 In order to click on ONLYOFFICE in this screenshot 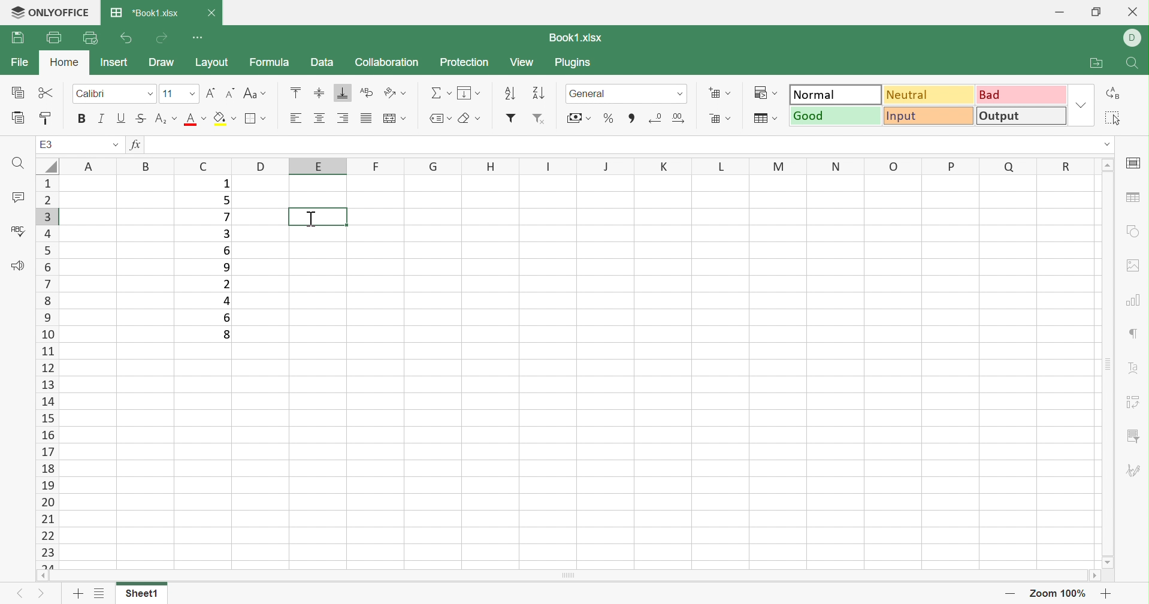, I will do `click(48, 13)`.